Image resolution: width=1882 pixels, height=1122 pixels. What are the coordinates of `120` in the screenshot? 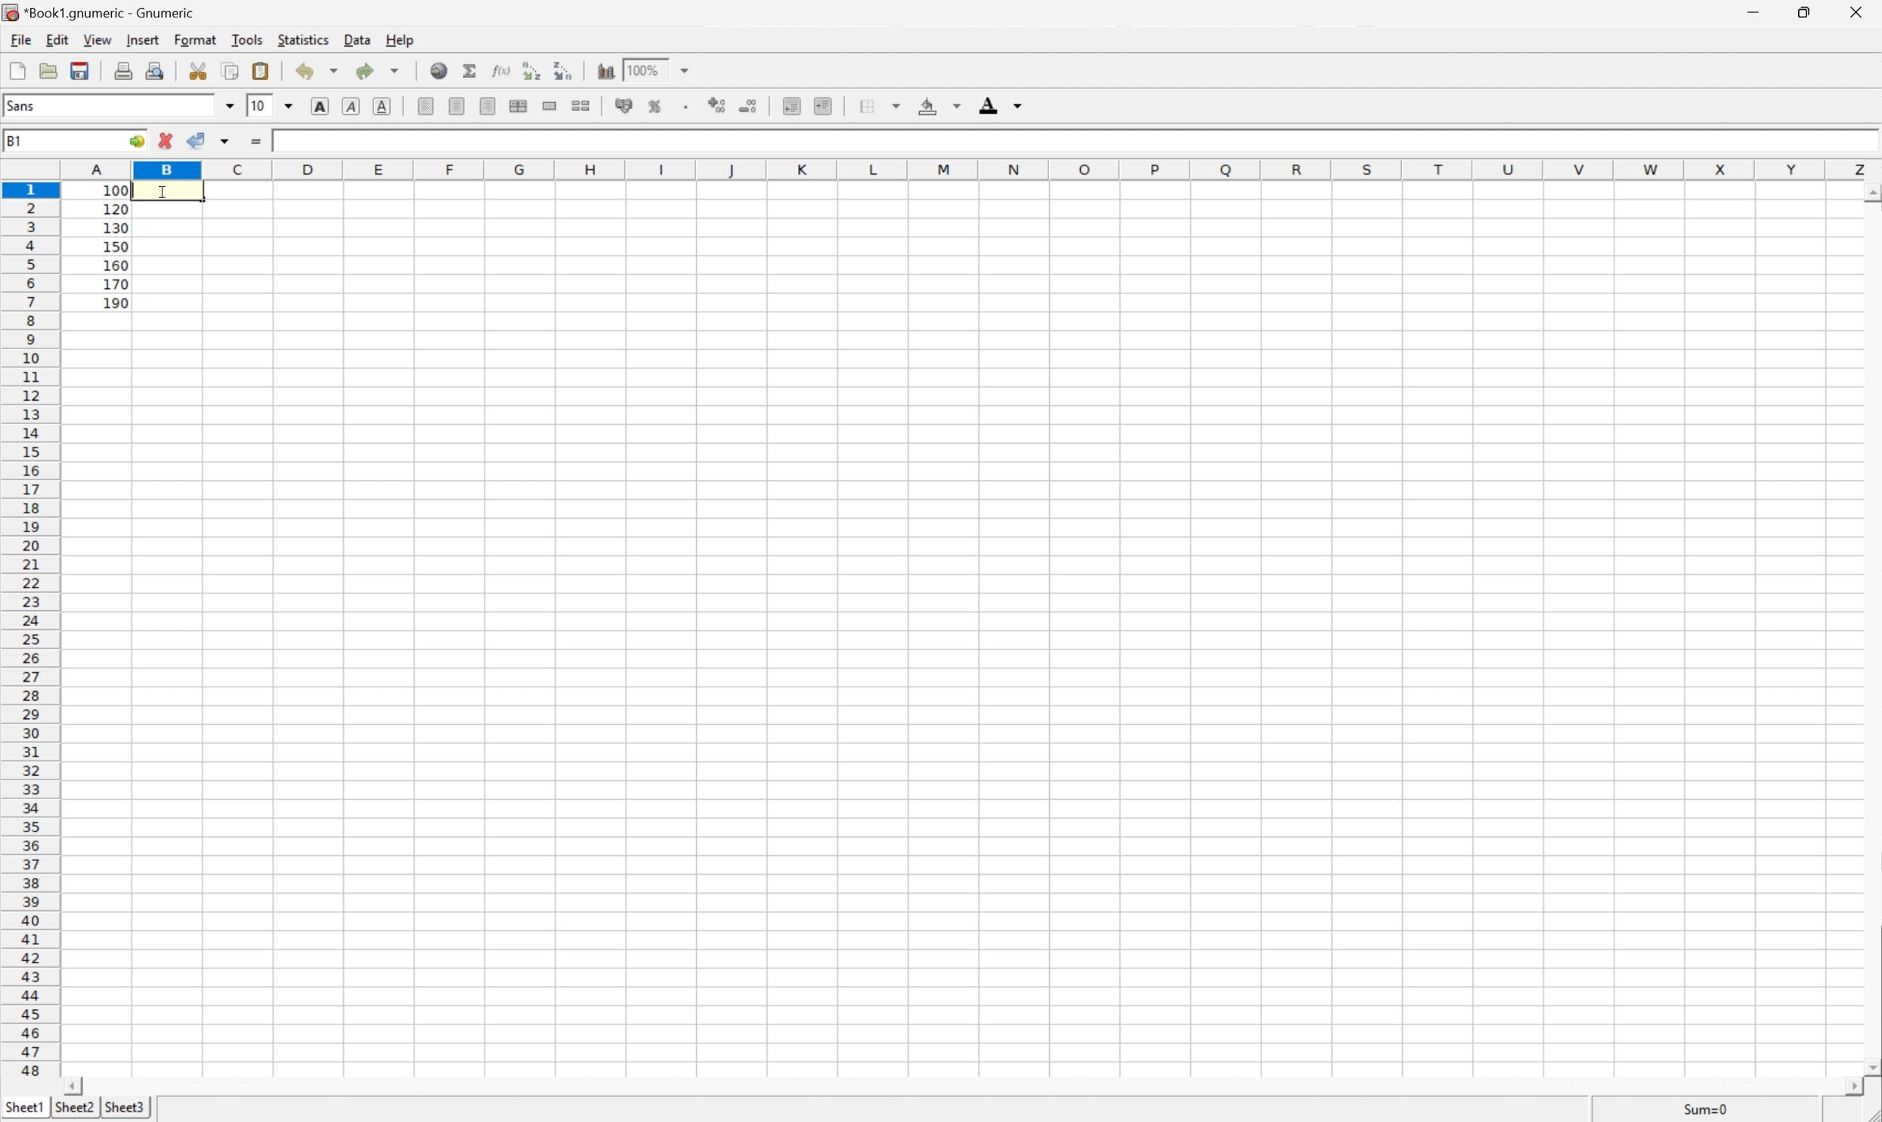 It's located at (116, 208).